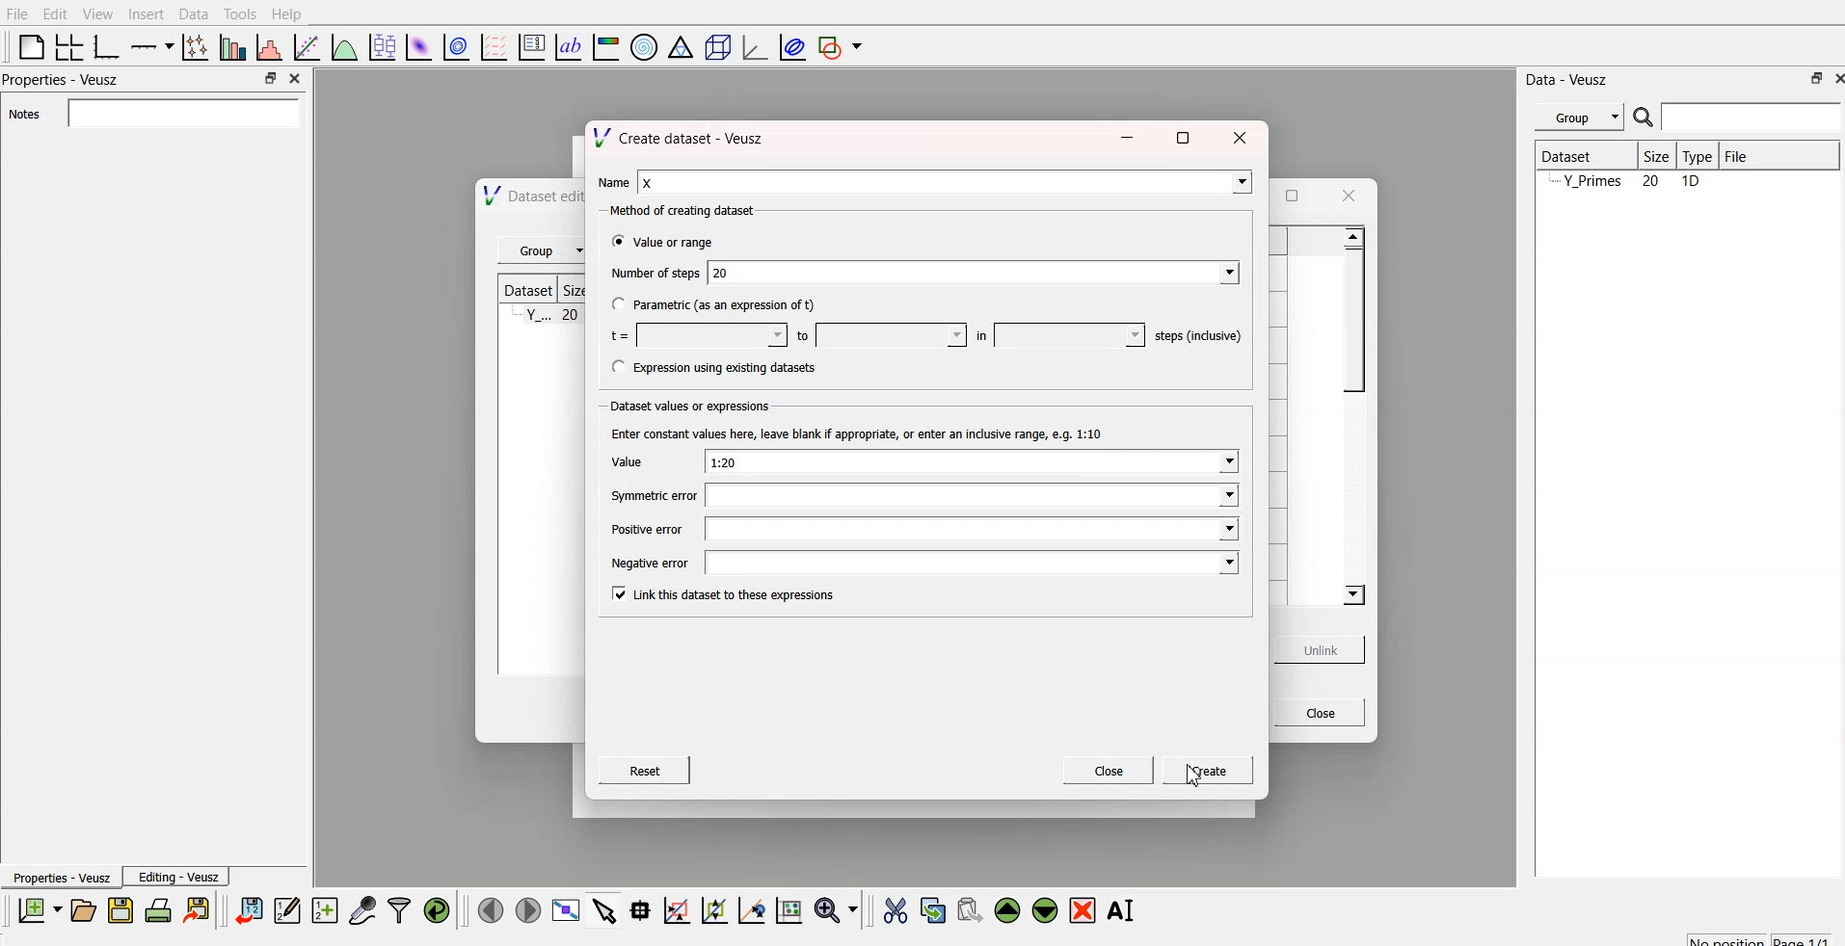  Describe the element at coordinates (495, 46) in the screenshot. I see `plot a vector field` at that location.